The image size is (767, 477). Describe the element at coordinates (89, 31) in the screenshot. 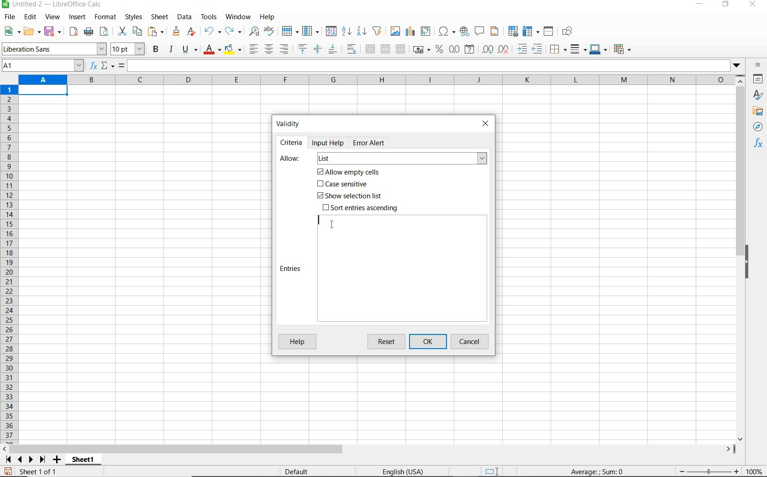

I see `print` at that location.